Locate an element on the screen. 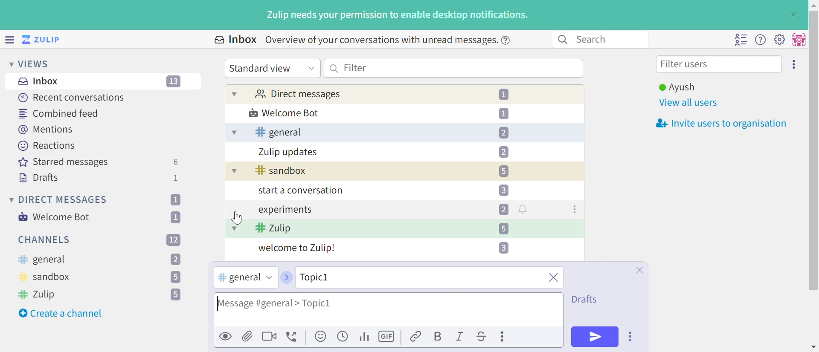 The image size is (819, 352). Mentions is located at coordinates (47, 130).